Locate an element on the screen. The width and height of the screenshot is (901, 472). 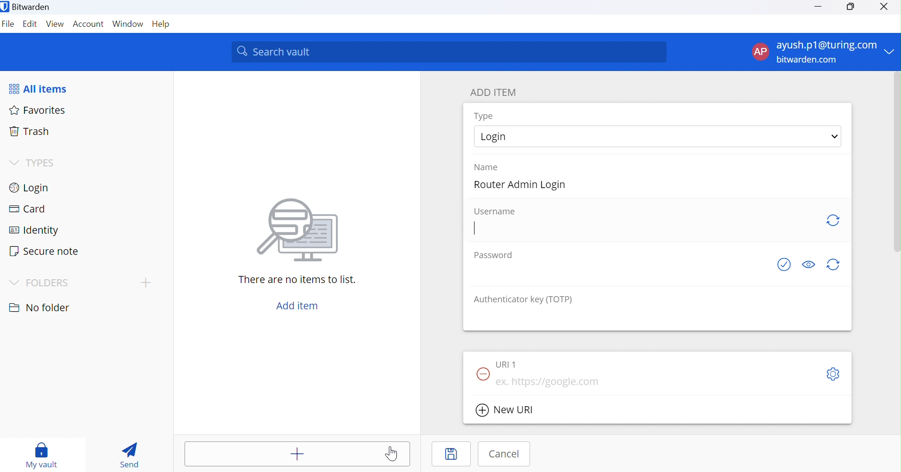
Remove is located at coordinates (483, 375).